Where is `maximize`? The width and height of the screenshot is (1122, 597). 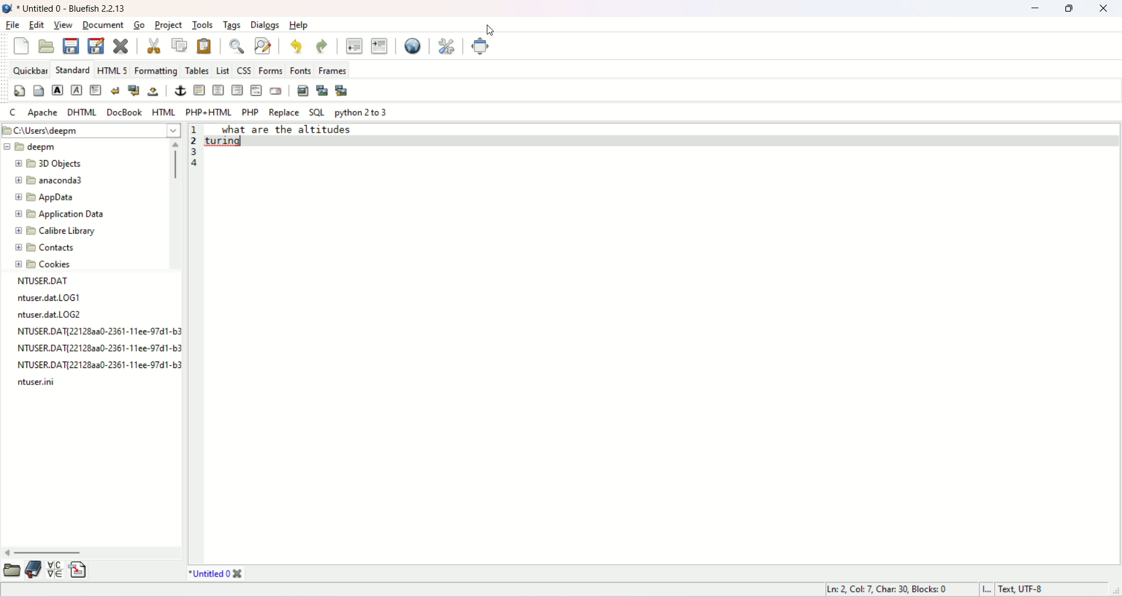
maximize is located at coordinates (1069, 9).